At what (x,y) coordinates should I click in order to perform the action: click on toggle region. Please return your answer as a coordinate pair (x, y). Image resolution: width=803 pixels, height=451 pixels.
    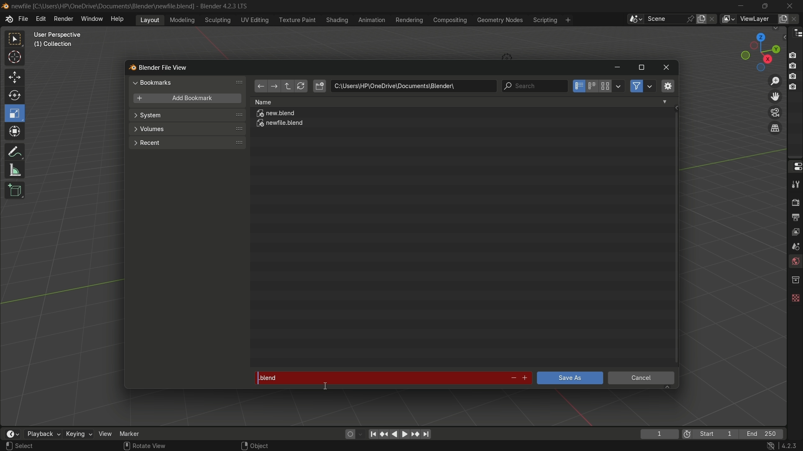
    Looking at the image, I should click on (667, 86).